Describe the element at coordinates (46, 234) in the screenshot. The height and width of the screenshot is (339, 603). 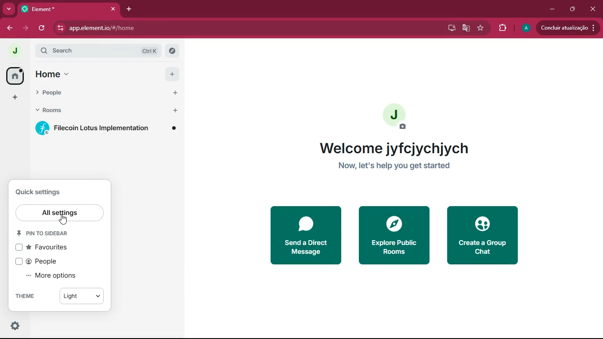
I see `pin to sidebar` at that location.